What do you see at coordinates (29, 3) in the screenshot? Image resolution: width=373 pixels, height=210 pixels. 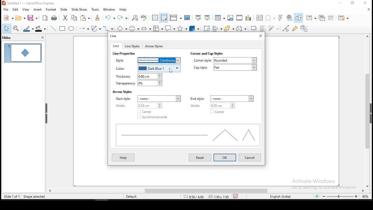 I see `icon and filename` at bounding box center [29, 3].